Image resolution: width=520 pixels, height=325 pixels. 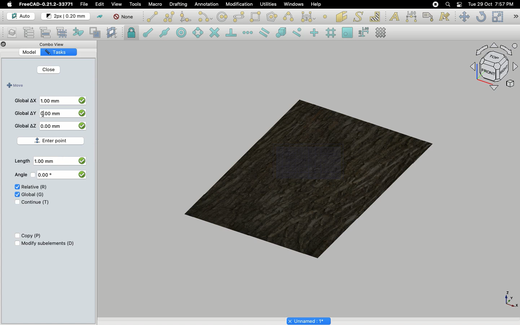 I want to click on Snap dimensions, so click(x=364, y=32).